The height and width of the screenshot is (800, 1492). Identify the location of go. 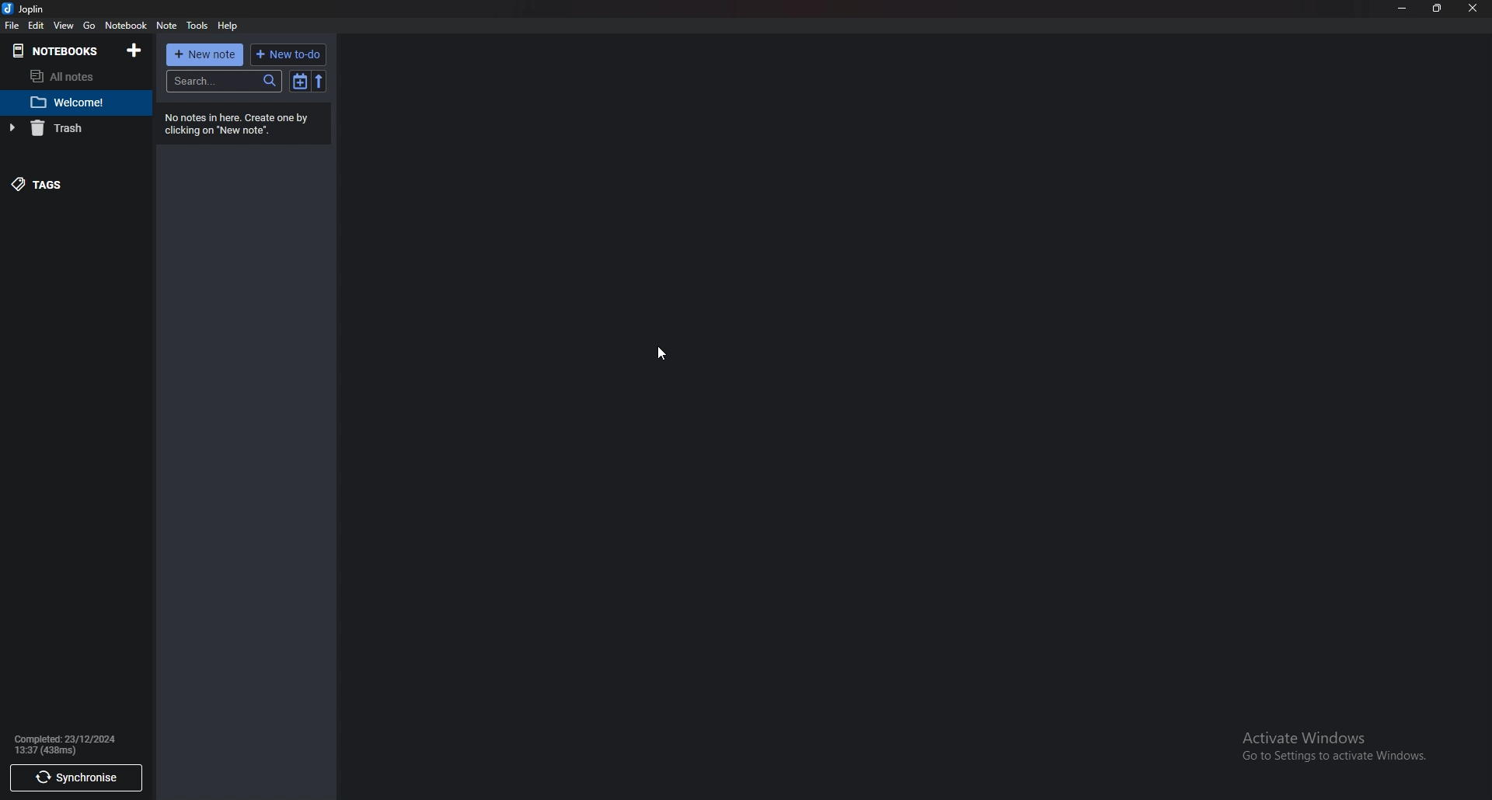
(89, 26).